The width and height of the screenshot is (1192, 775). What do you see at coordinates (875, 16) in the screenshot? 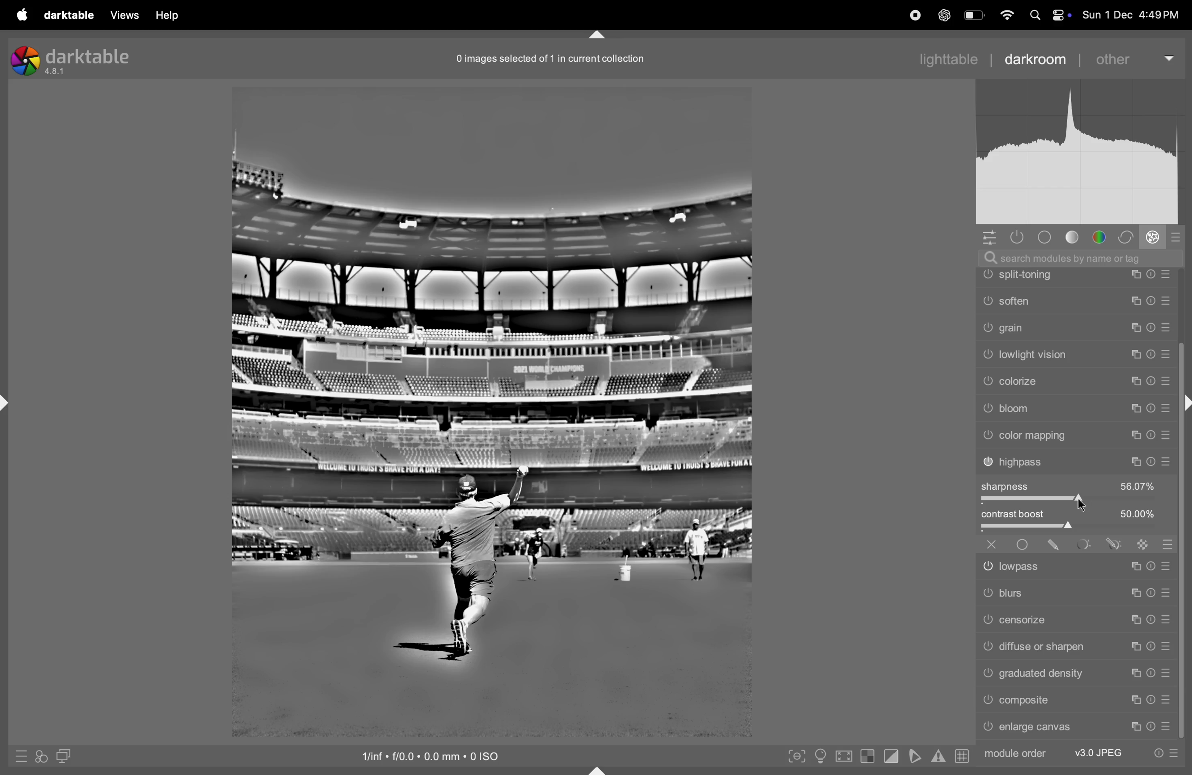
I see `record` at bounding box center [875, 16].